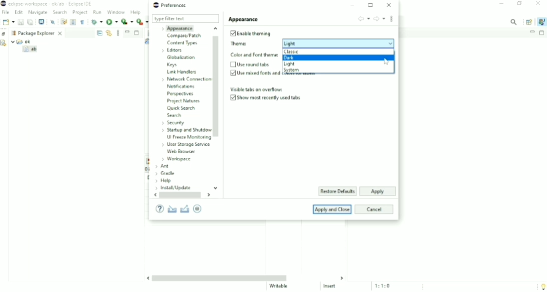 Image resolution: width=547 pixels, height=292 pixels. I want to click on Appearance, so click(244, 19).